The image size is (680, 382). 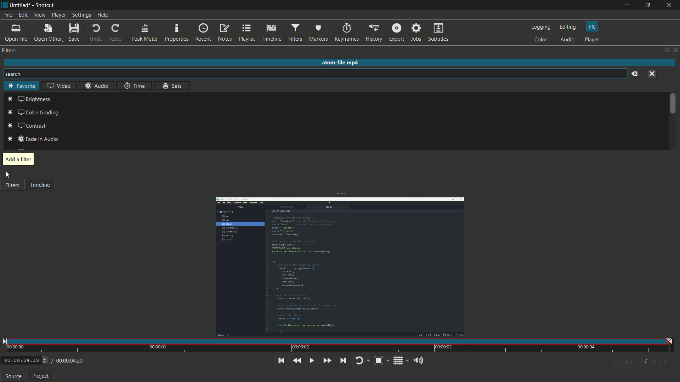 I want to click on filters, so click(x=294, y=33).